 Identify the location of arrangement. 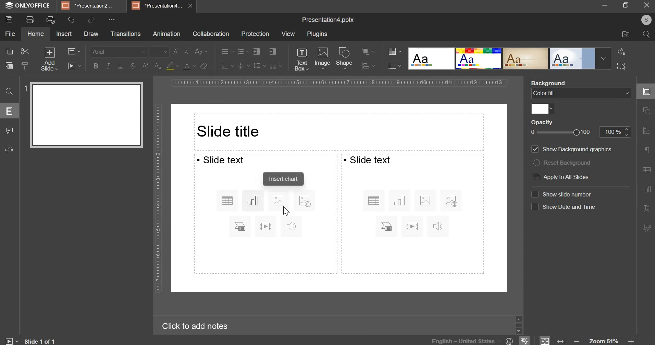
(366, 50).